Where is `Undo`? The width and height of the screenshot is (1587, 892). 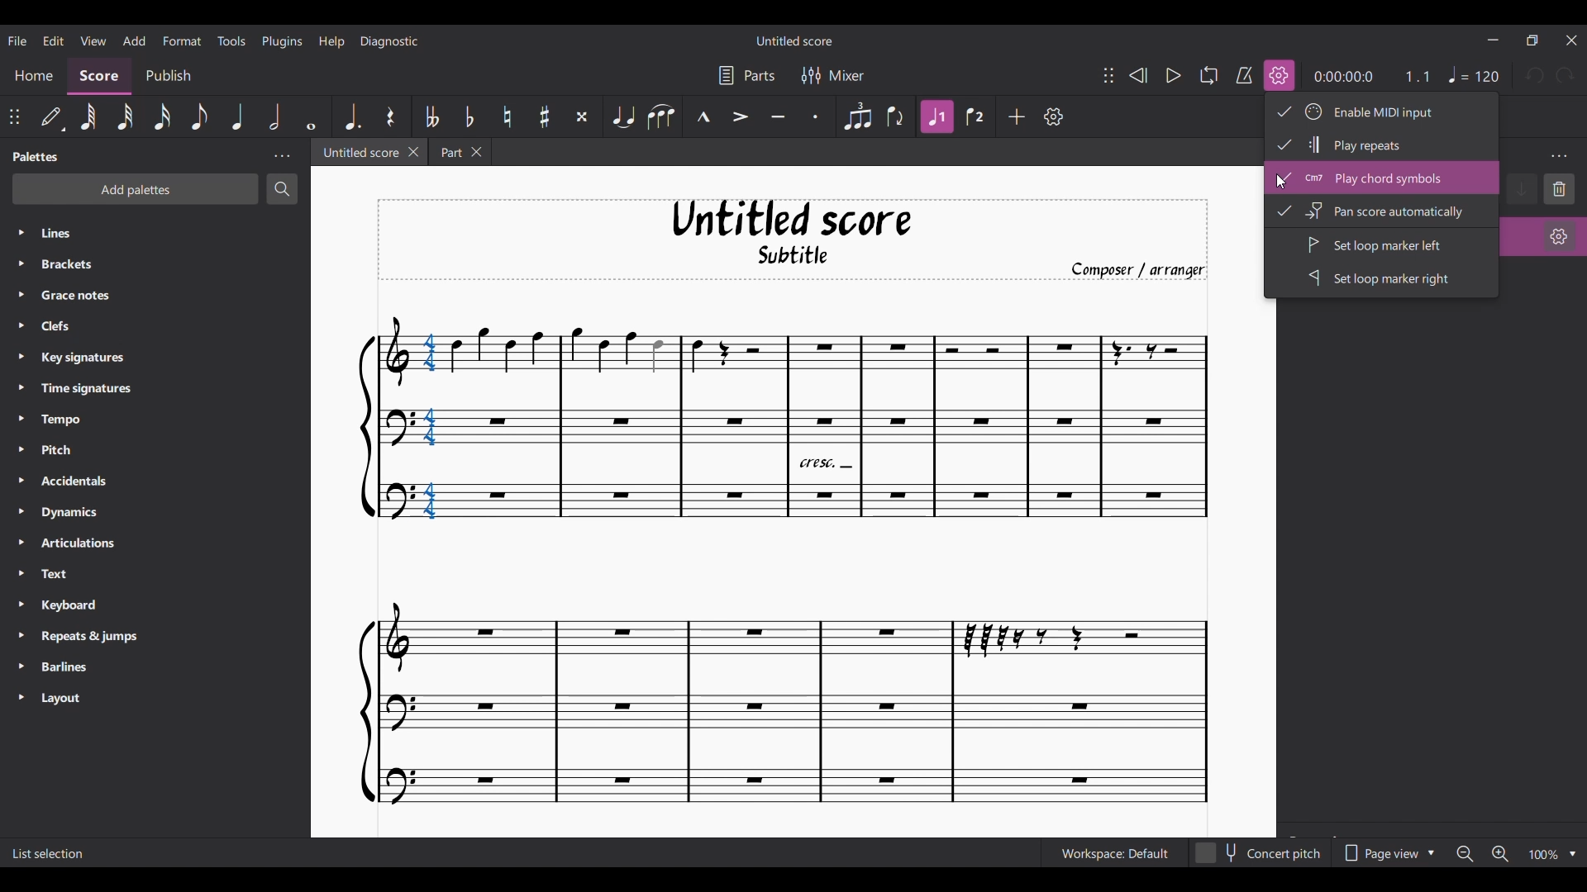
Undo is located at coordinates (1537, 75).